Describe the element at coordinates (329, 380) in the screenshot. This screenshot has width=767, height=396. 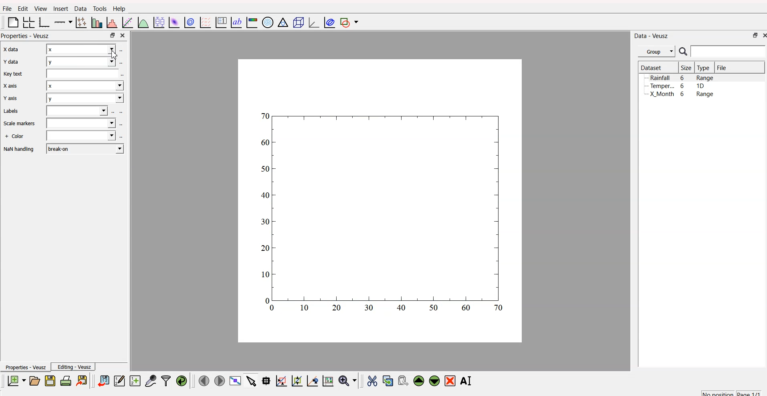
I see `reset graph axes` at that location.